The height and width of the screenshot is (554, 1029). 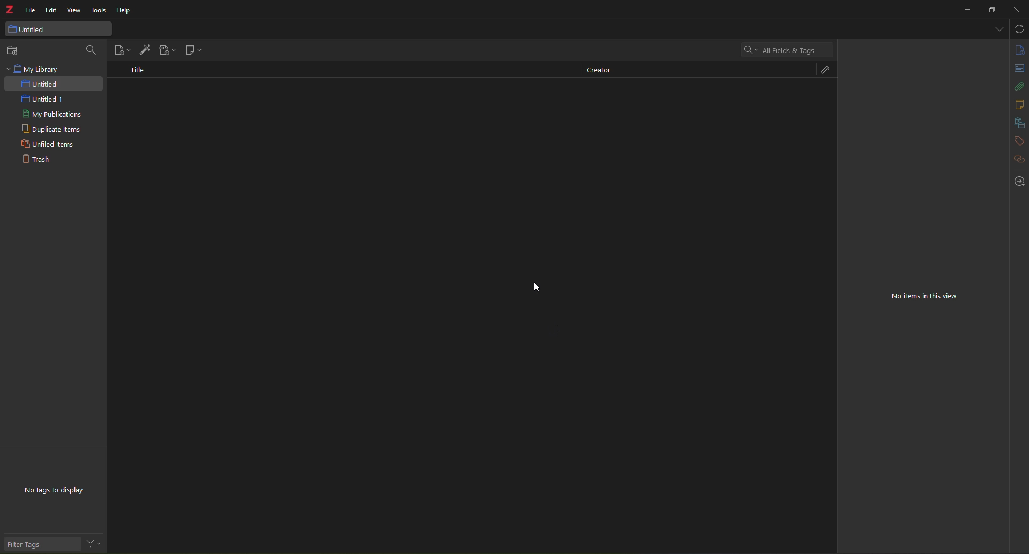 What do you see at coordinates (536, 287) in the screenshot?
I see `cursor` at bounding box center [536, 287].